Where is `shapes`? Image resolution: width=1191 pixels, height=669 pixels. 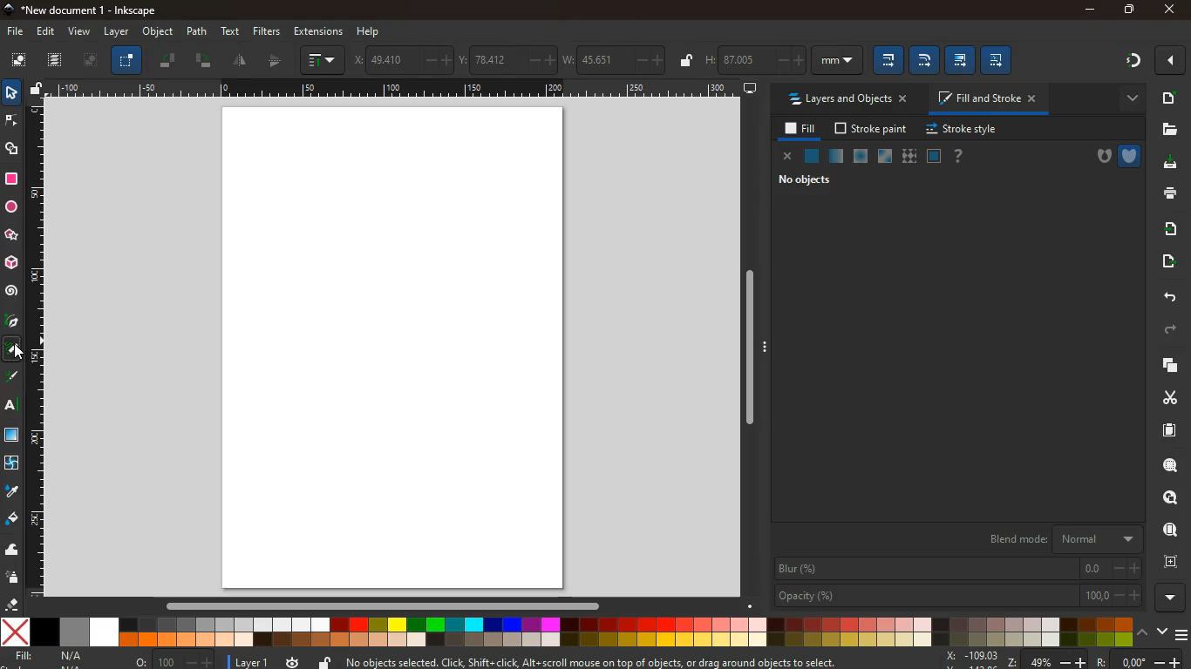
shapes is located at coordinates (13, 150).